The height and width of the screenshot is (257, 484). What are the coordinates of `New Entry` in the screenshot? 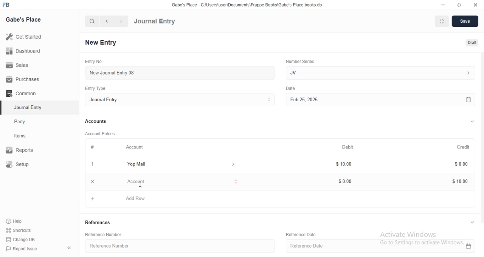 It's located at (101, 42).